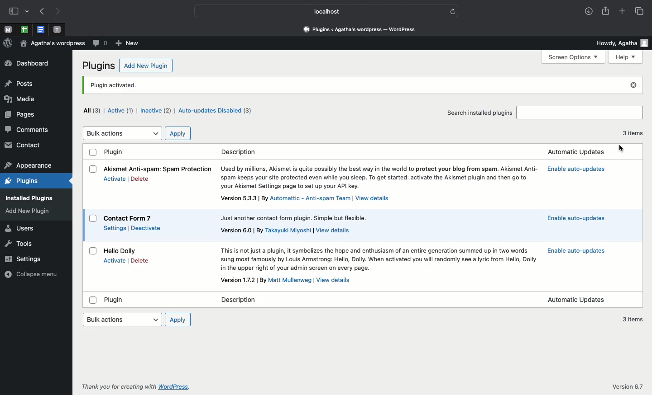  I want to click on Deactivate, so click(148, 228).